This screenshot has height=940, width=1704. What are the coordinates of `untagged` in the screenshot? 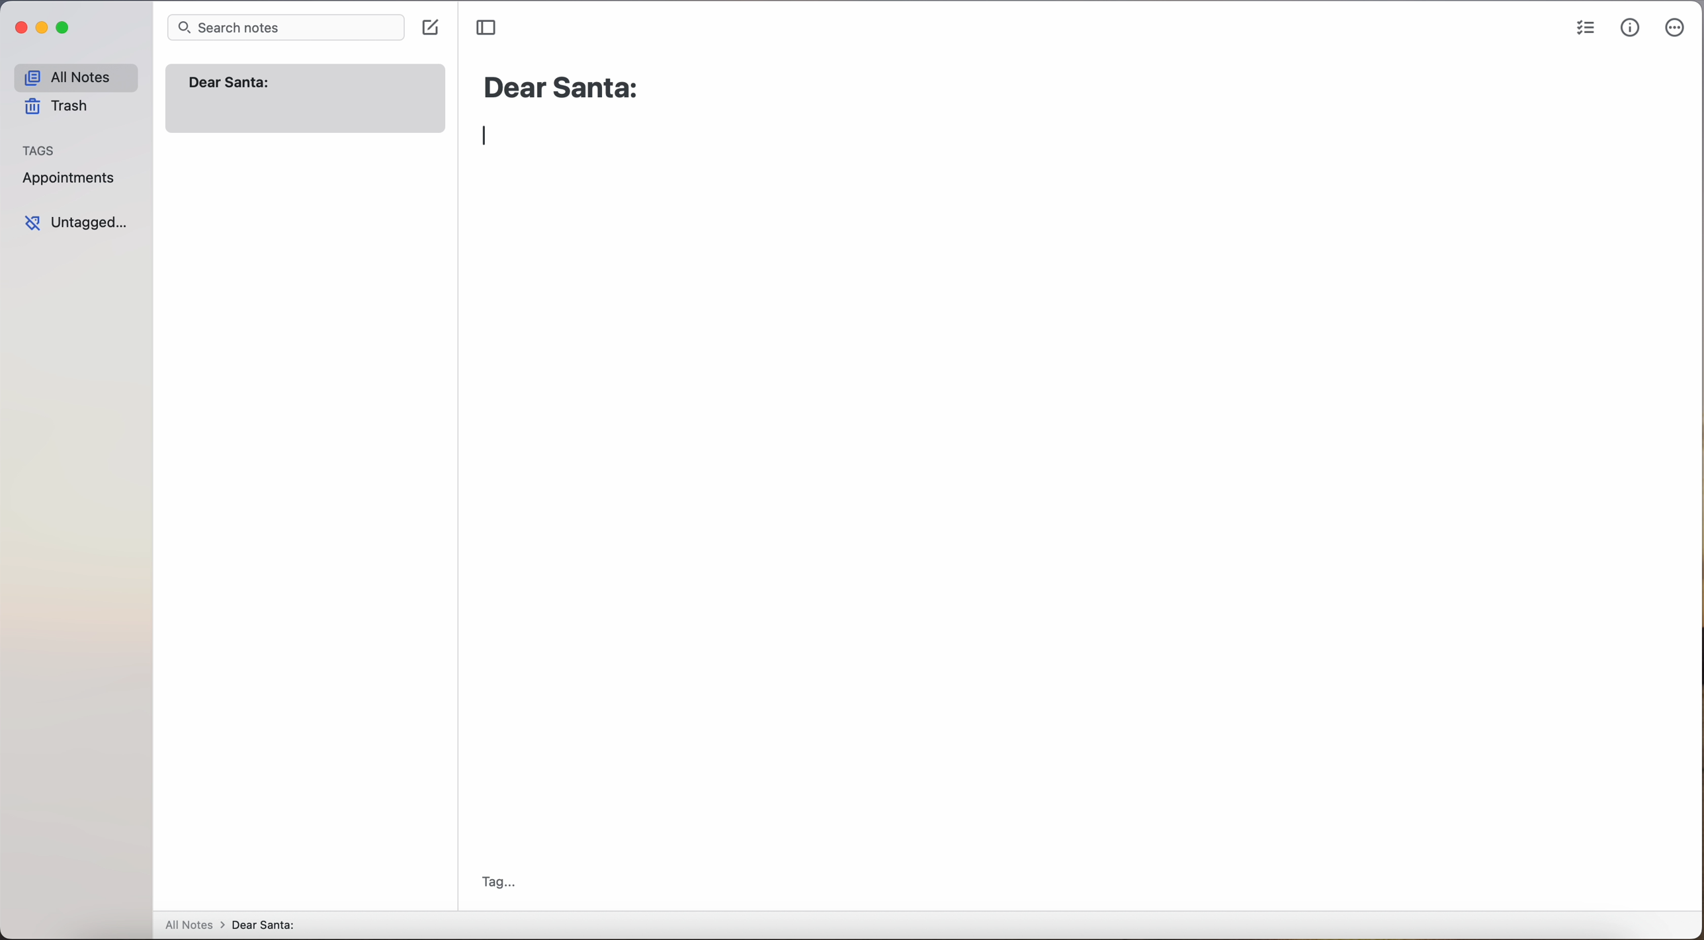 It's located at (83, 223).